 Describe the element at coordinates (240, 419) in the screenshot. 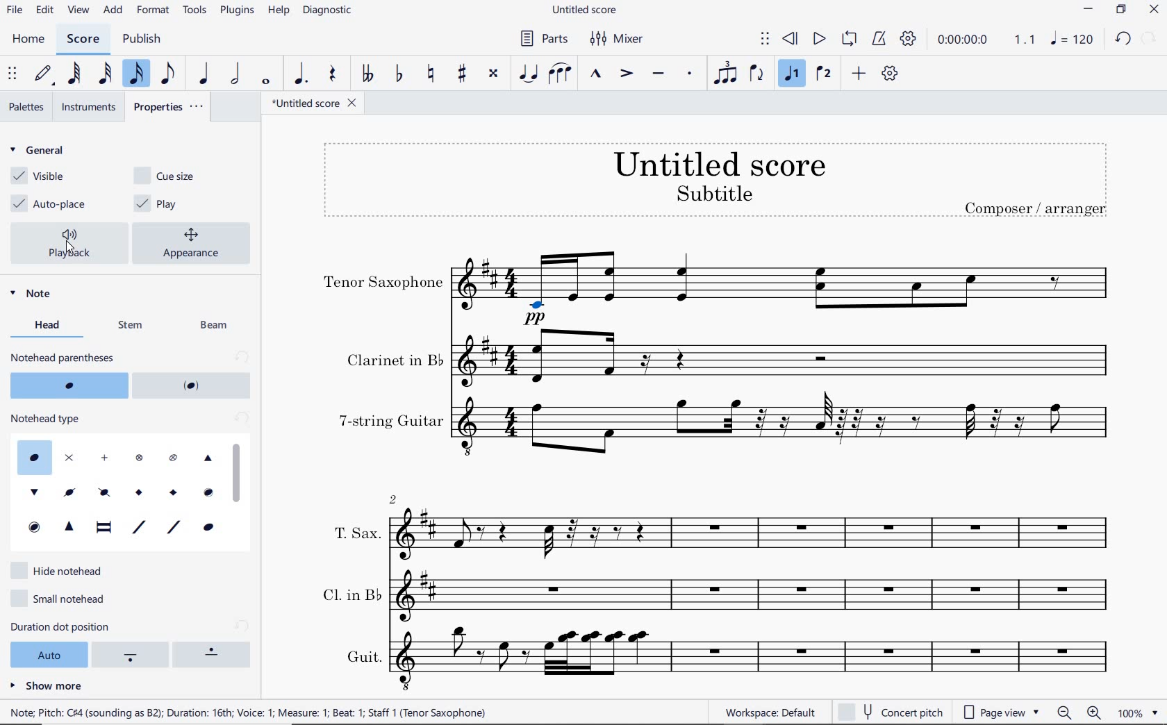

I see `reset` at that location.